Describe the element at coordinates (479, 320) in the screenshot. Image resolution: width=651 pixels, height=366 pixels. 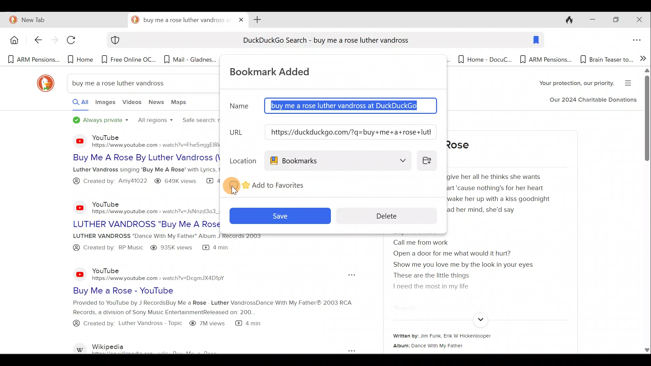
I see `Expand` at that location.